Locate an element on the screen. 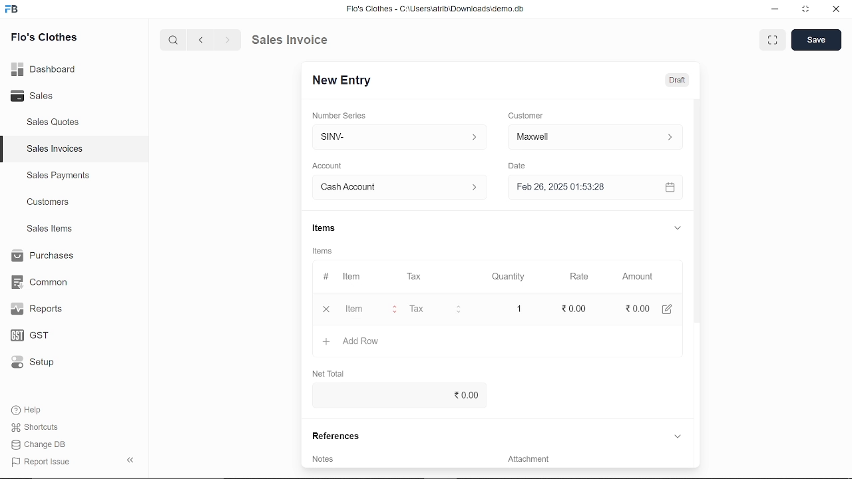 The height and width of the screenshot is (479, 852). Customers. is located at coordinates (49, 202).